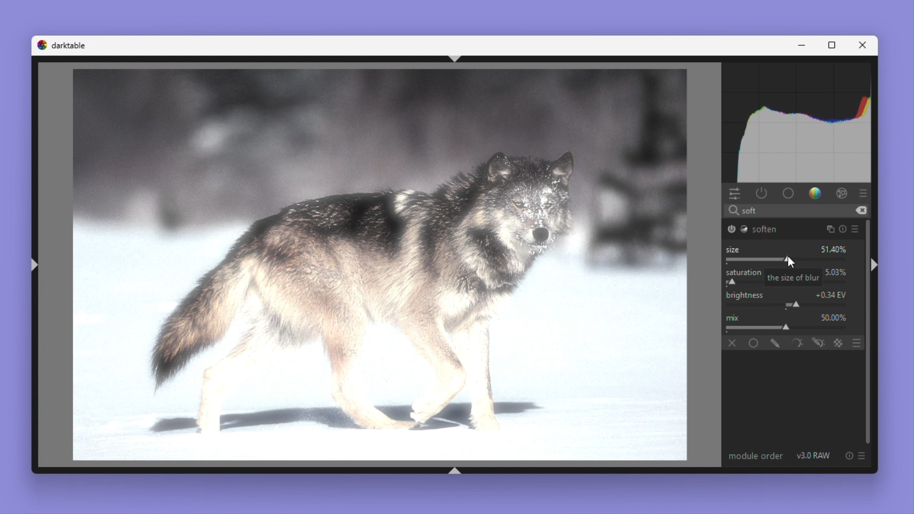 Image resolution: width=914 pixels, height=514 pixels. I want to click on slider, so click(787, 328).